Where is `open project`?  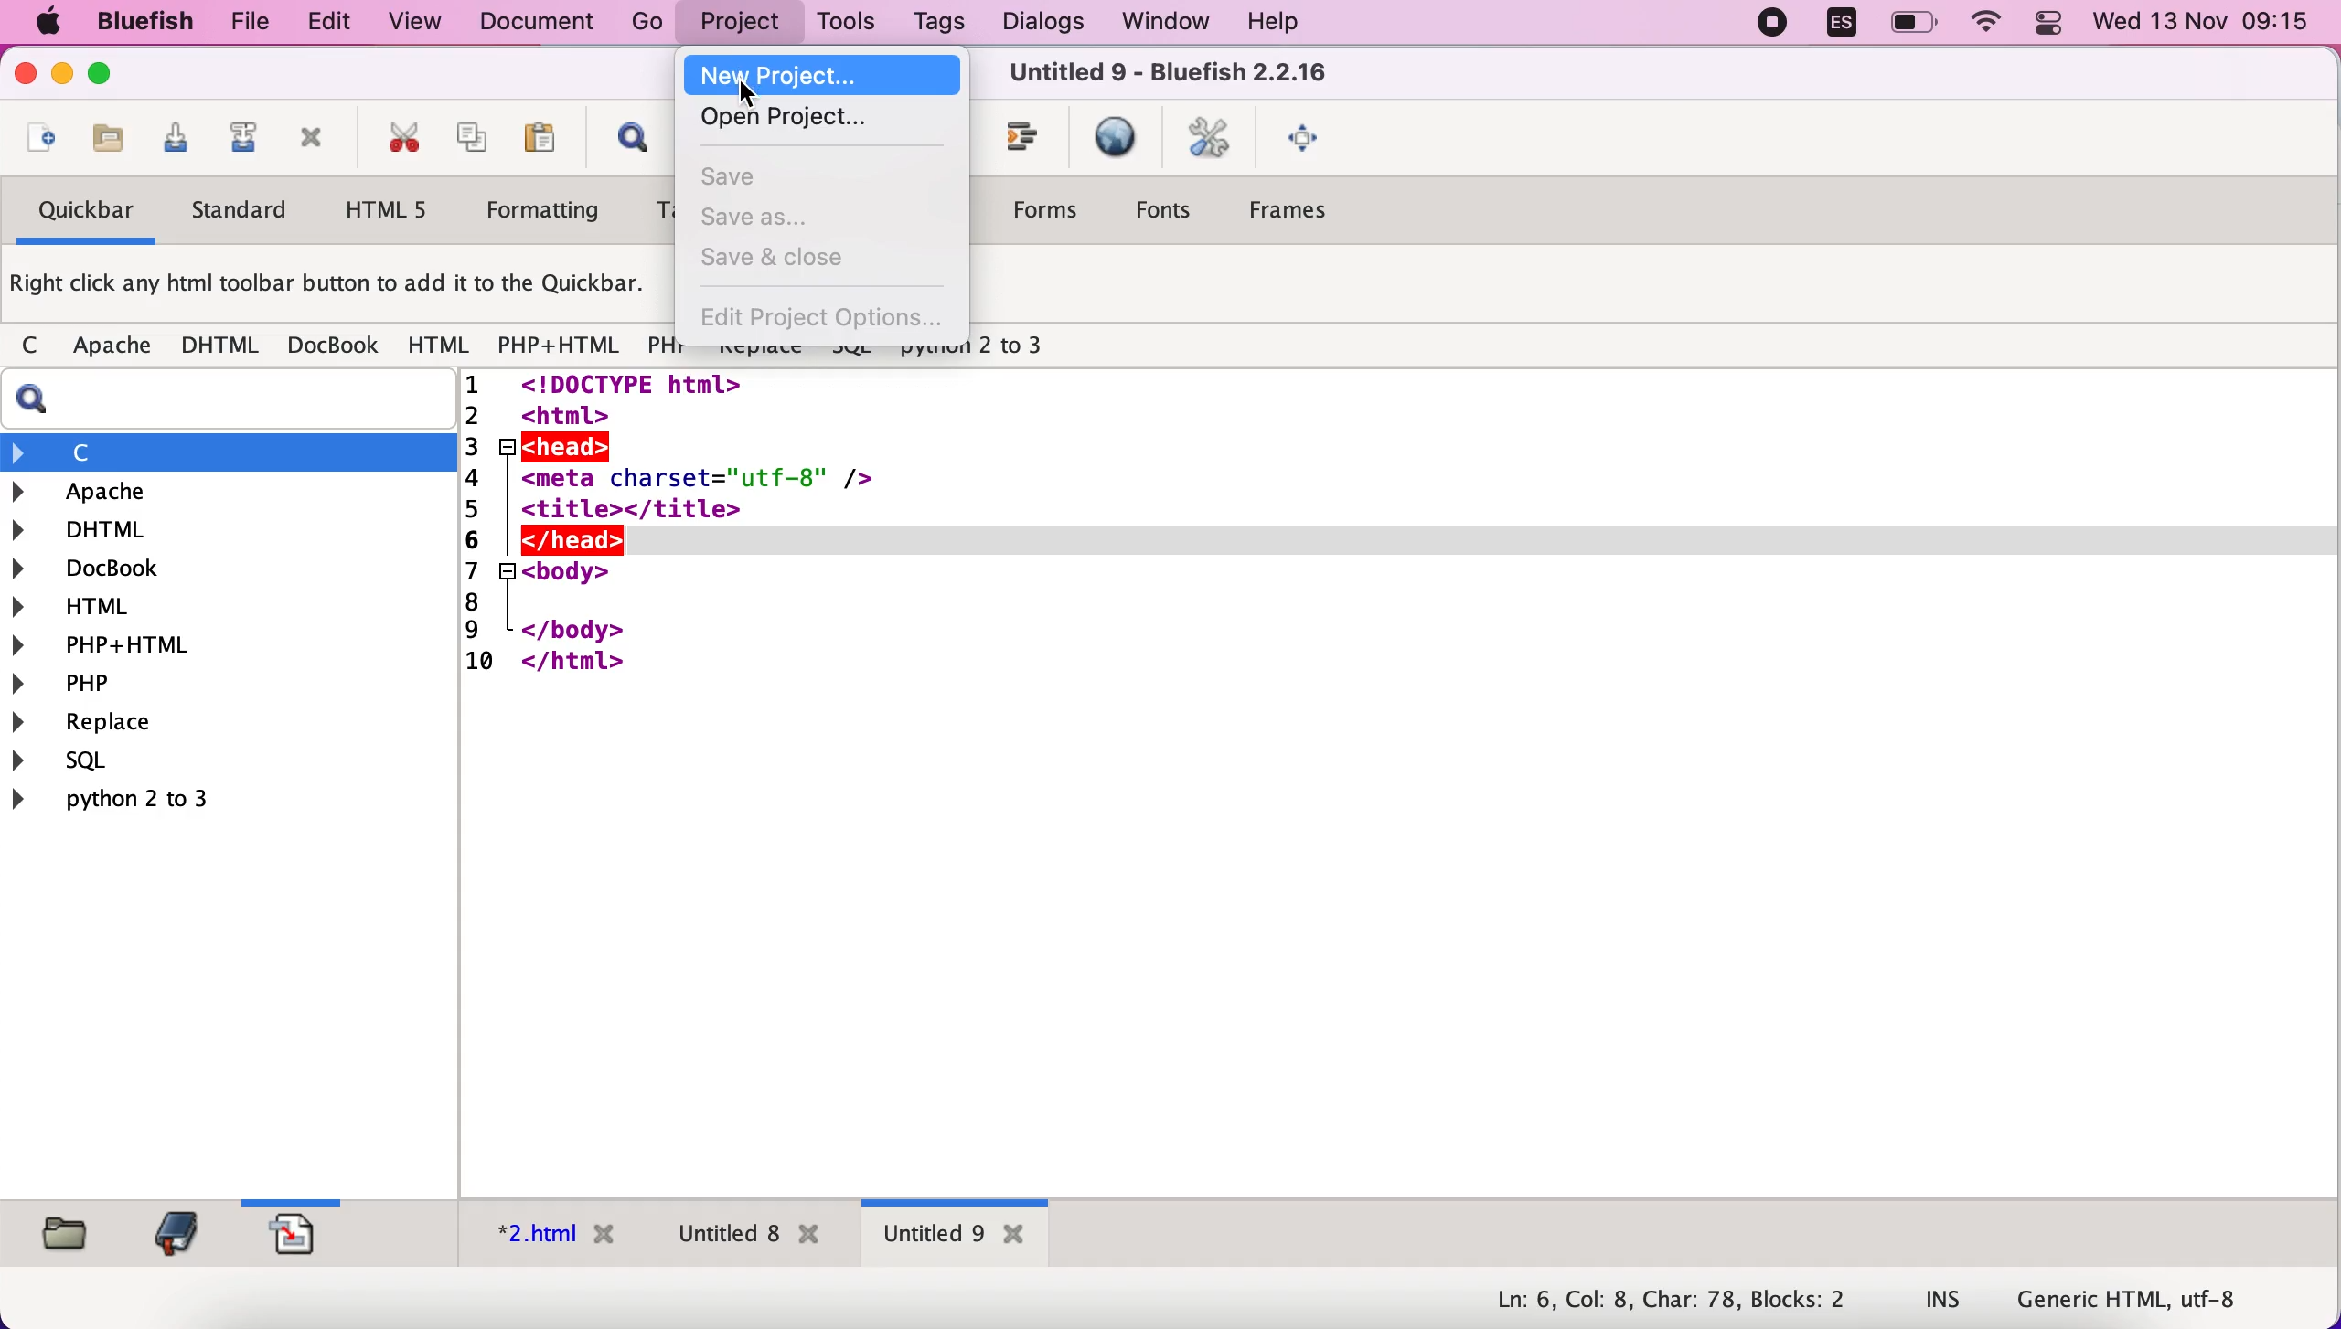 open project is located at coordinates (799, 122).